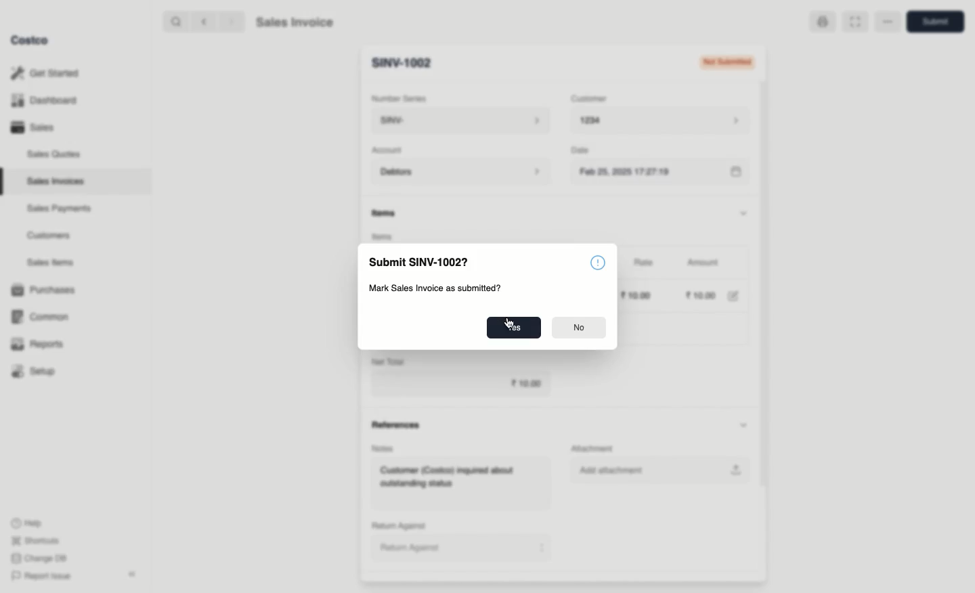 The image size is (975, 593). What do you see at coordinates (507, 321) in the screenshot?
I see `cursor` at bounding box center [507, 321].